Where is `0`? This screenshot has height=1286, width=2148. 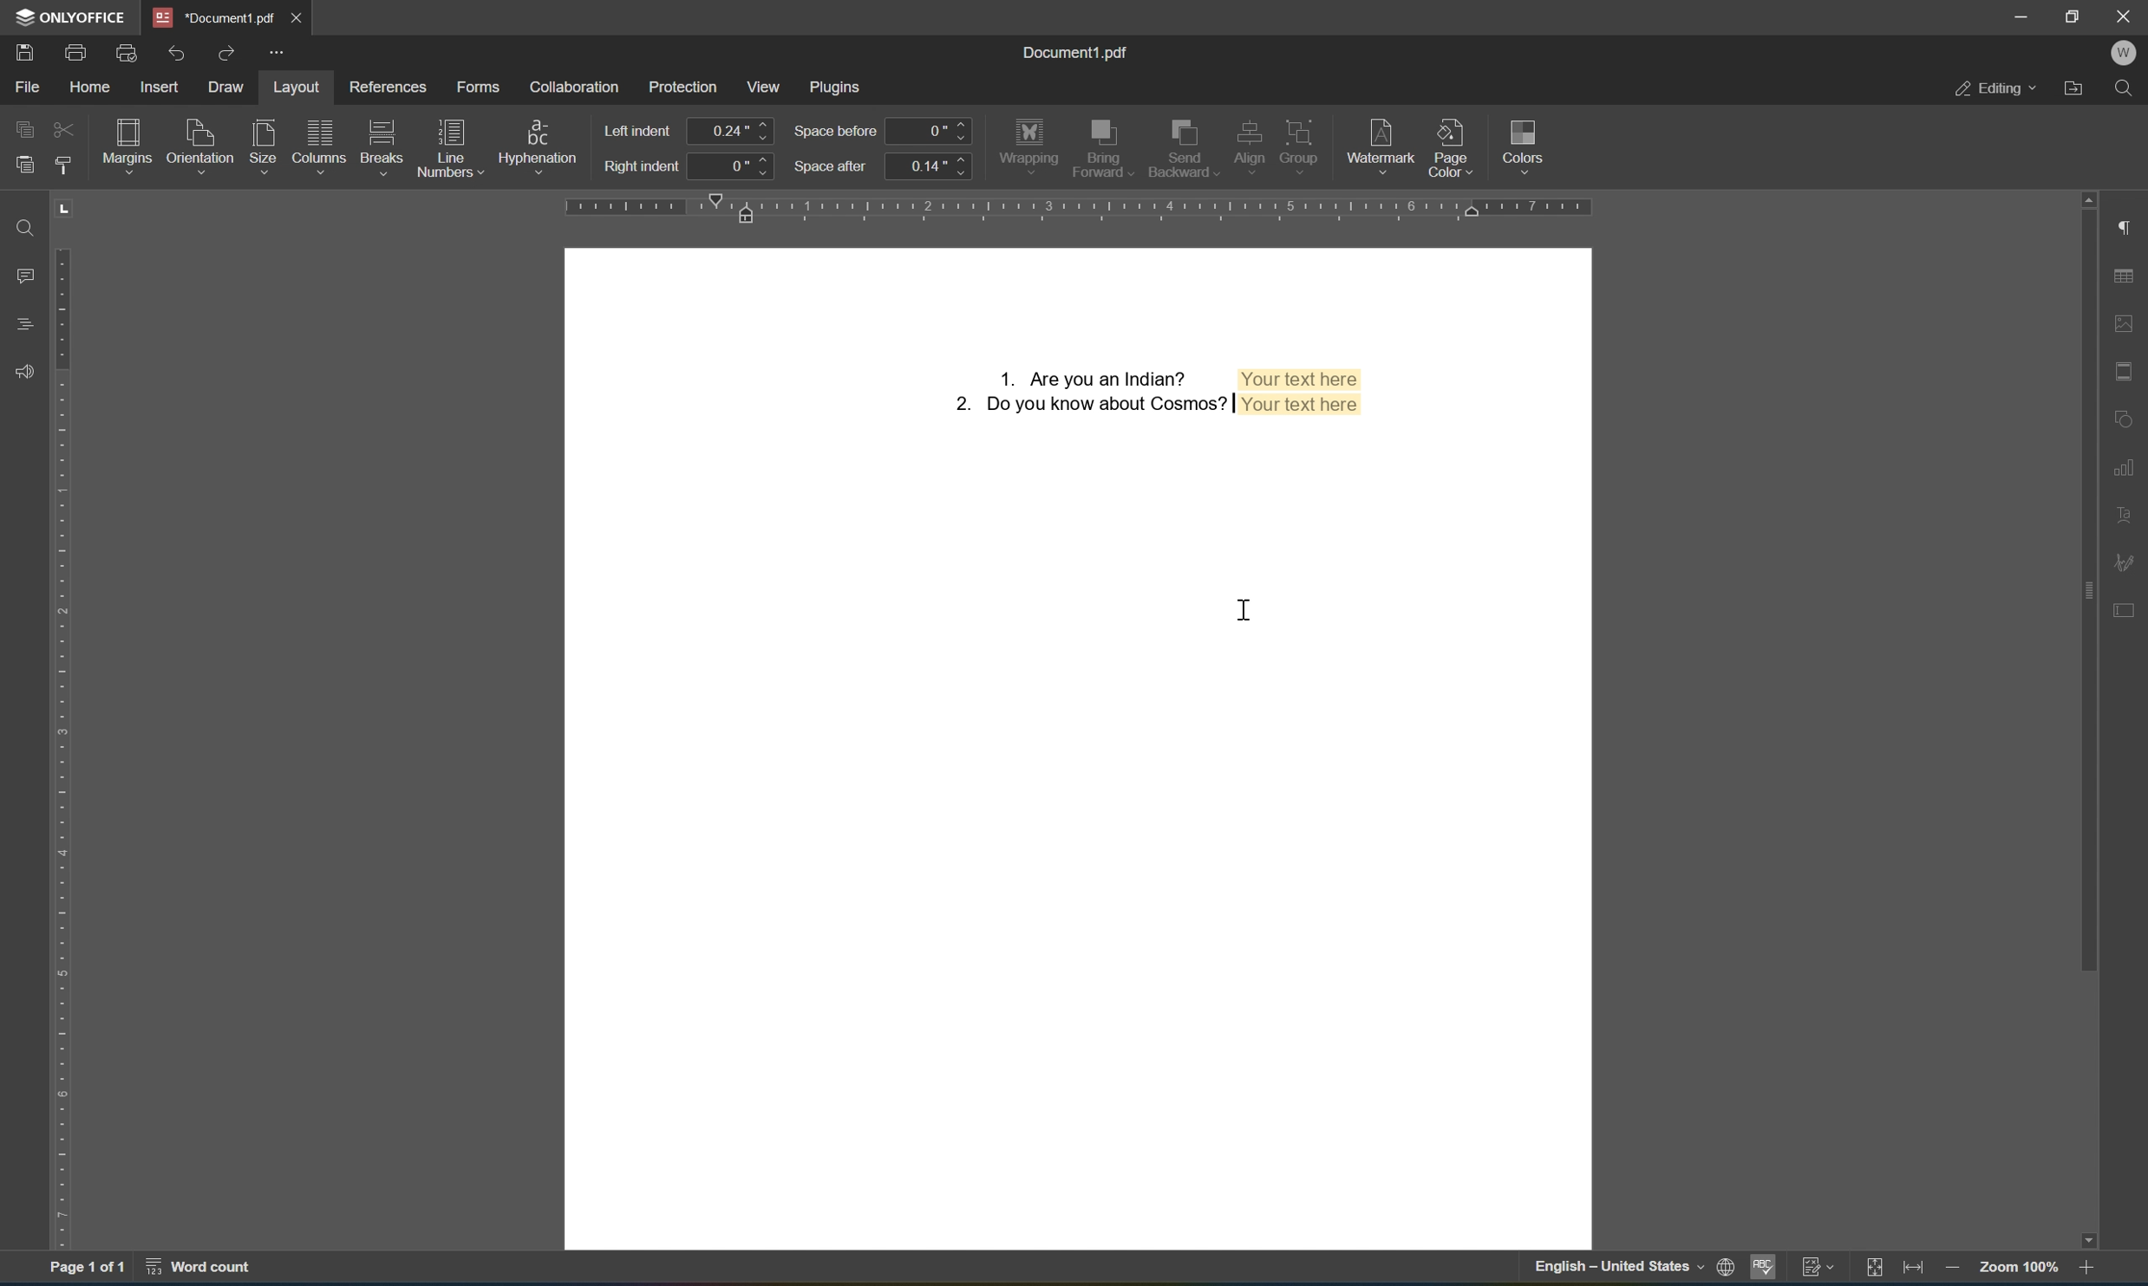 0 is located at coordinates (736, 169).